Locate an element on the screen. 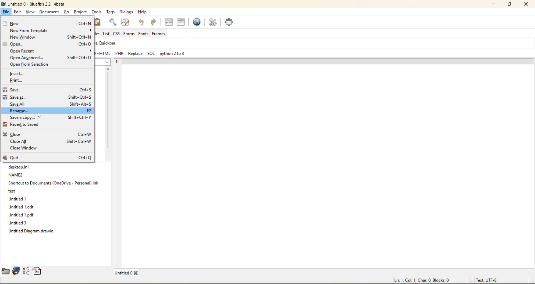  open is located at coordinates (18, 44).